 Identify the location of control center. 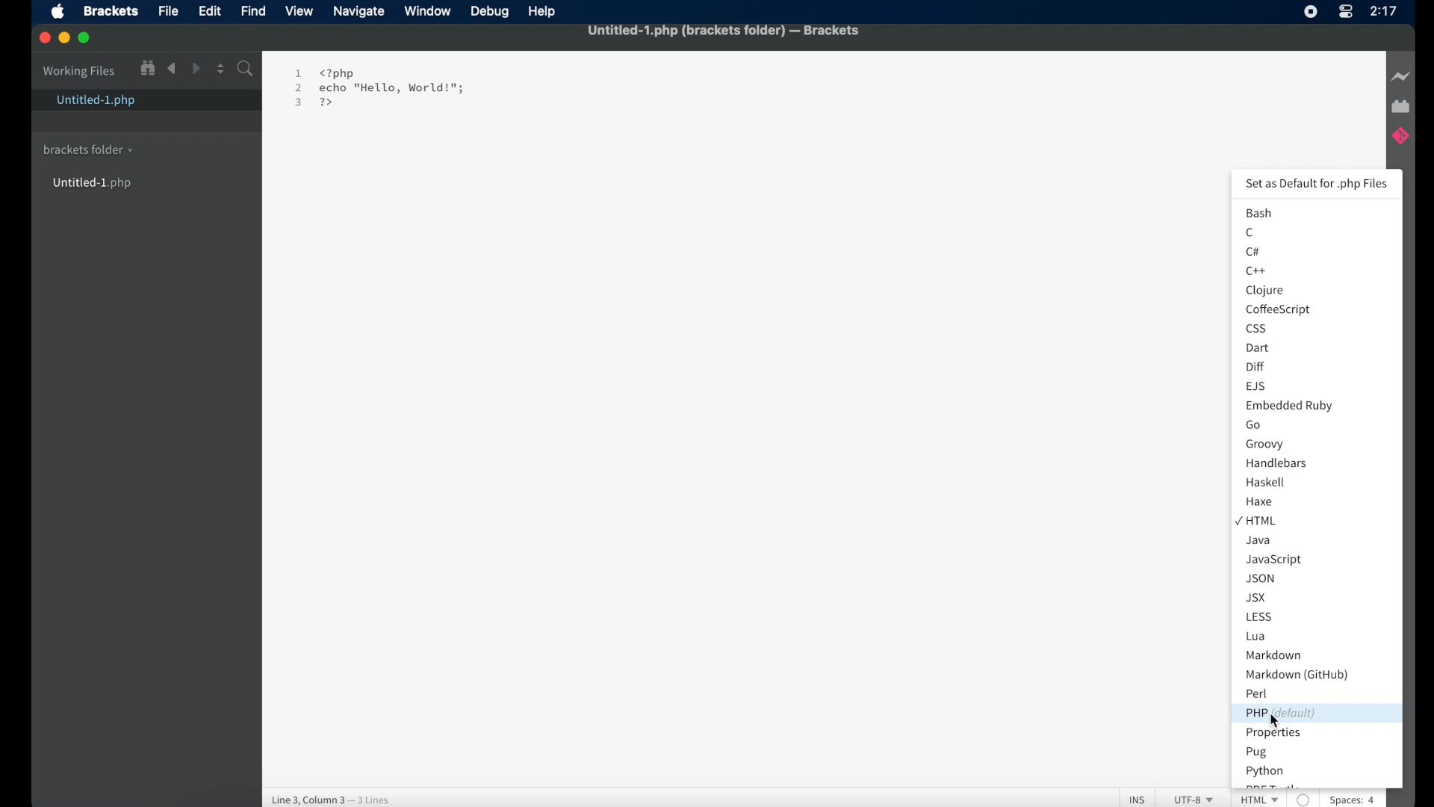
(1345, 13).